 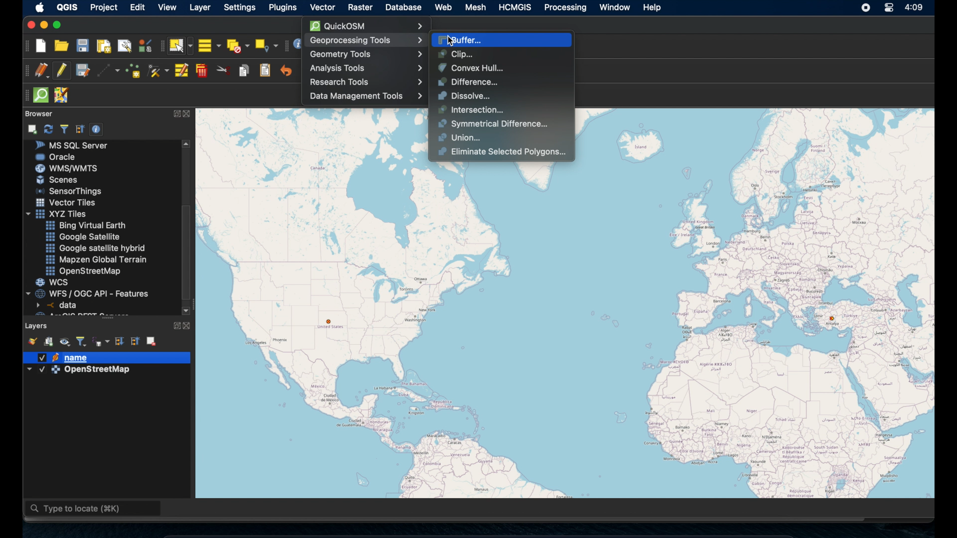 I want to click on scroll down arrow, so click(x=186, y=309).